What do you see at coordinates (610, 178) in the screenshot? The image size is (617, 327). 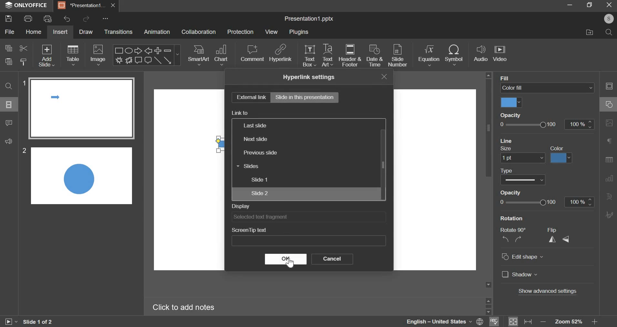 I see `Chart settings` at bounding box center [610, 178].